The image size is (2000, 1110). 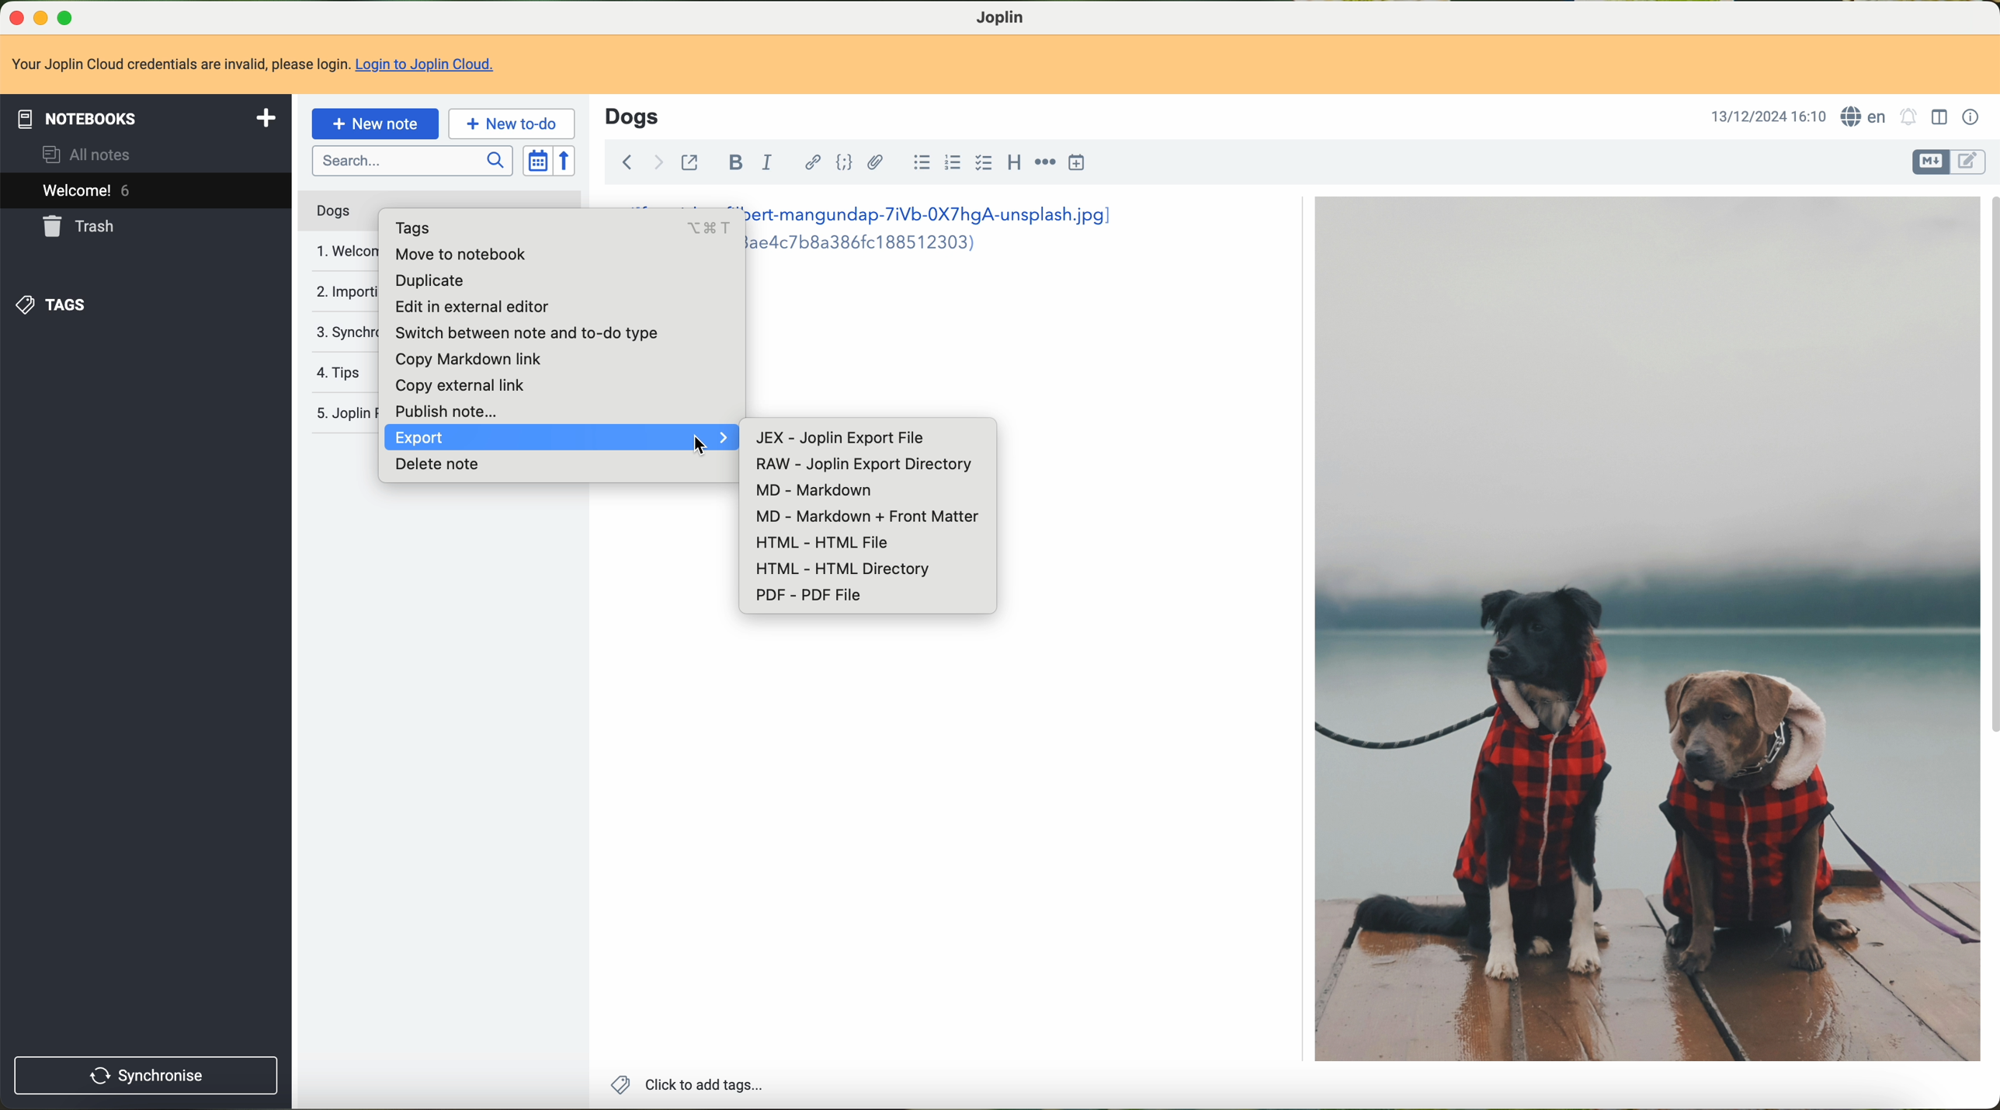 I want to click on toggle editors, so click(x=1970, y=162).